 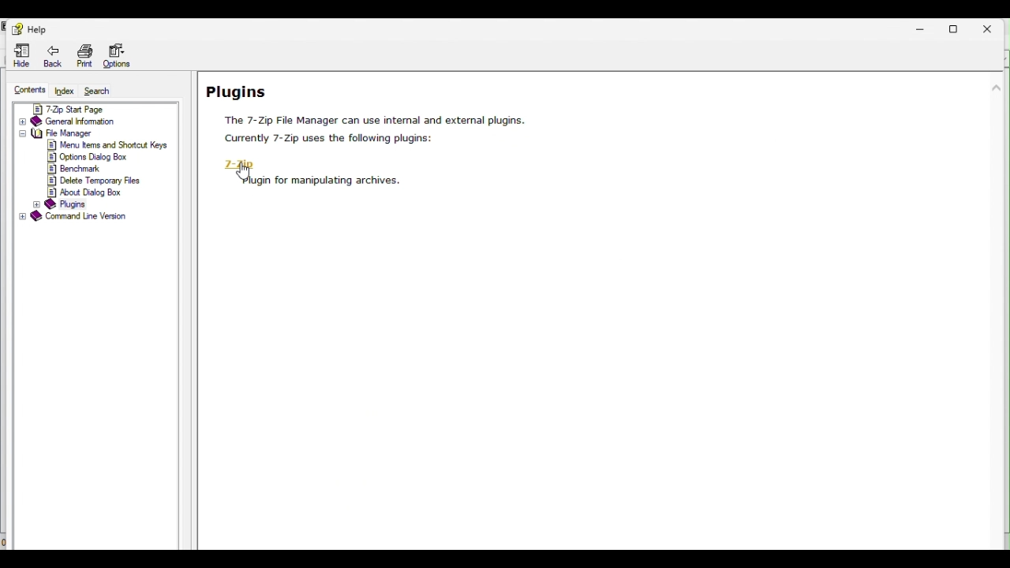 I want to click on plugins, so click(x=72, y=204).